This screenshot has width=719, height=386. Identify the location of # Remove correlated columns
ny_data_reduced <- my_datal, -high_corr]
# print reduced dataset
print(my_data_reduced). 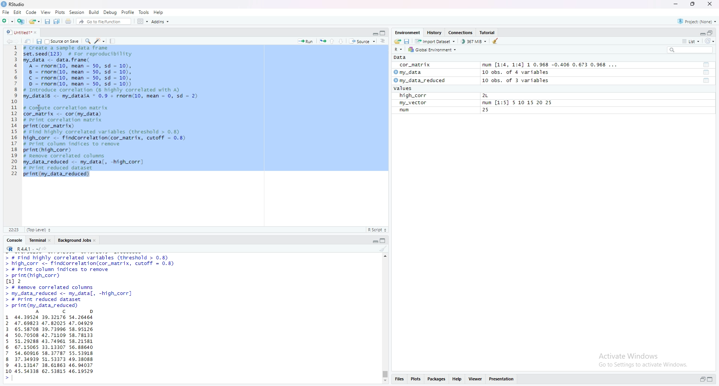
(73, 296).